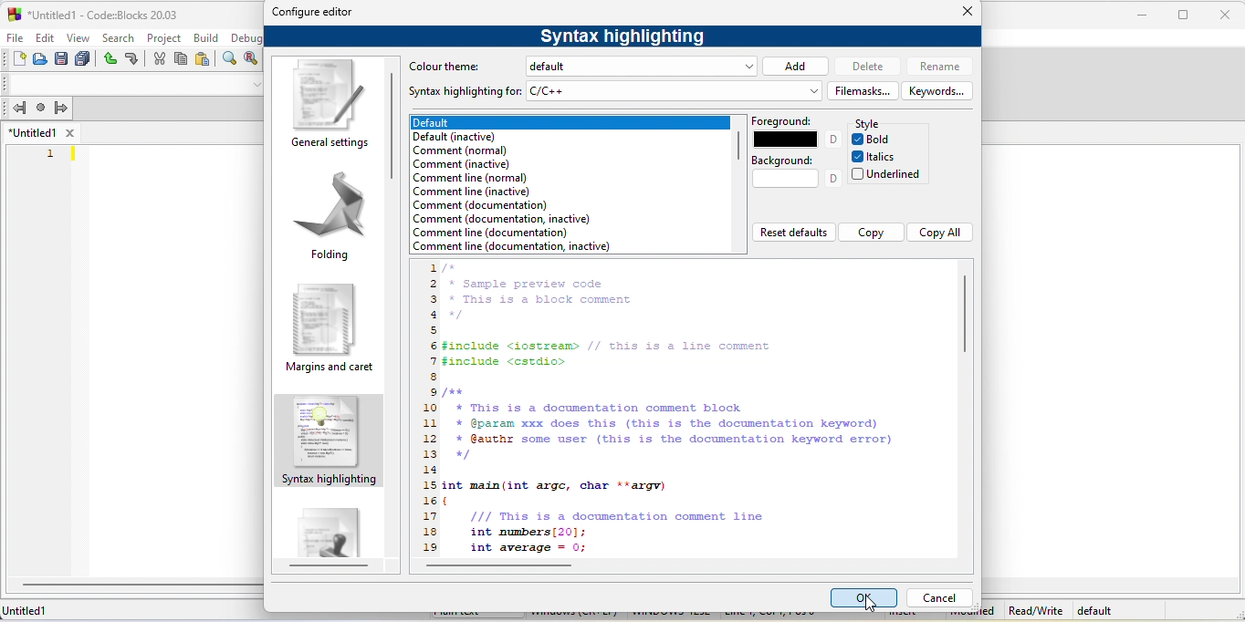 The width and height of the screenshot is (1245, 622). Describe the element at coordinates (328, 106) in the screenshot. I see `general settings` at that location.